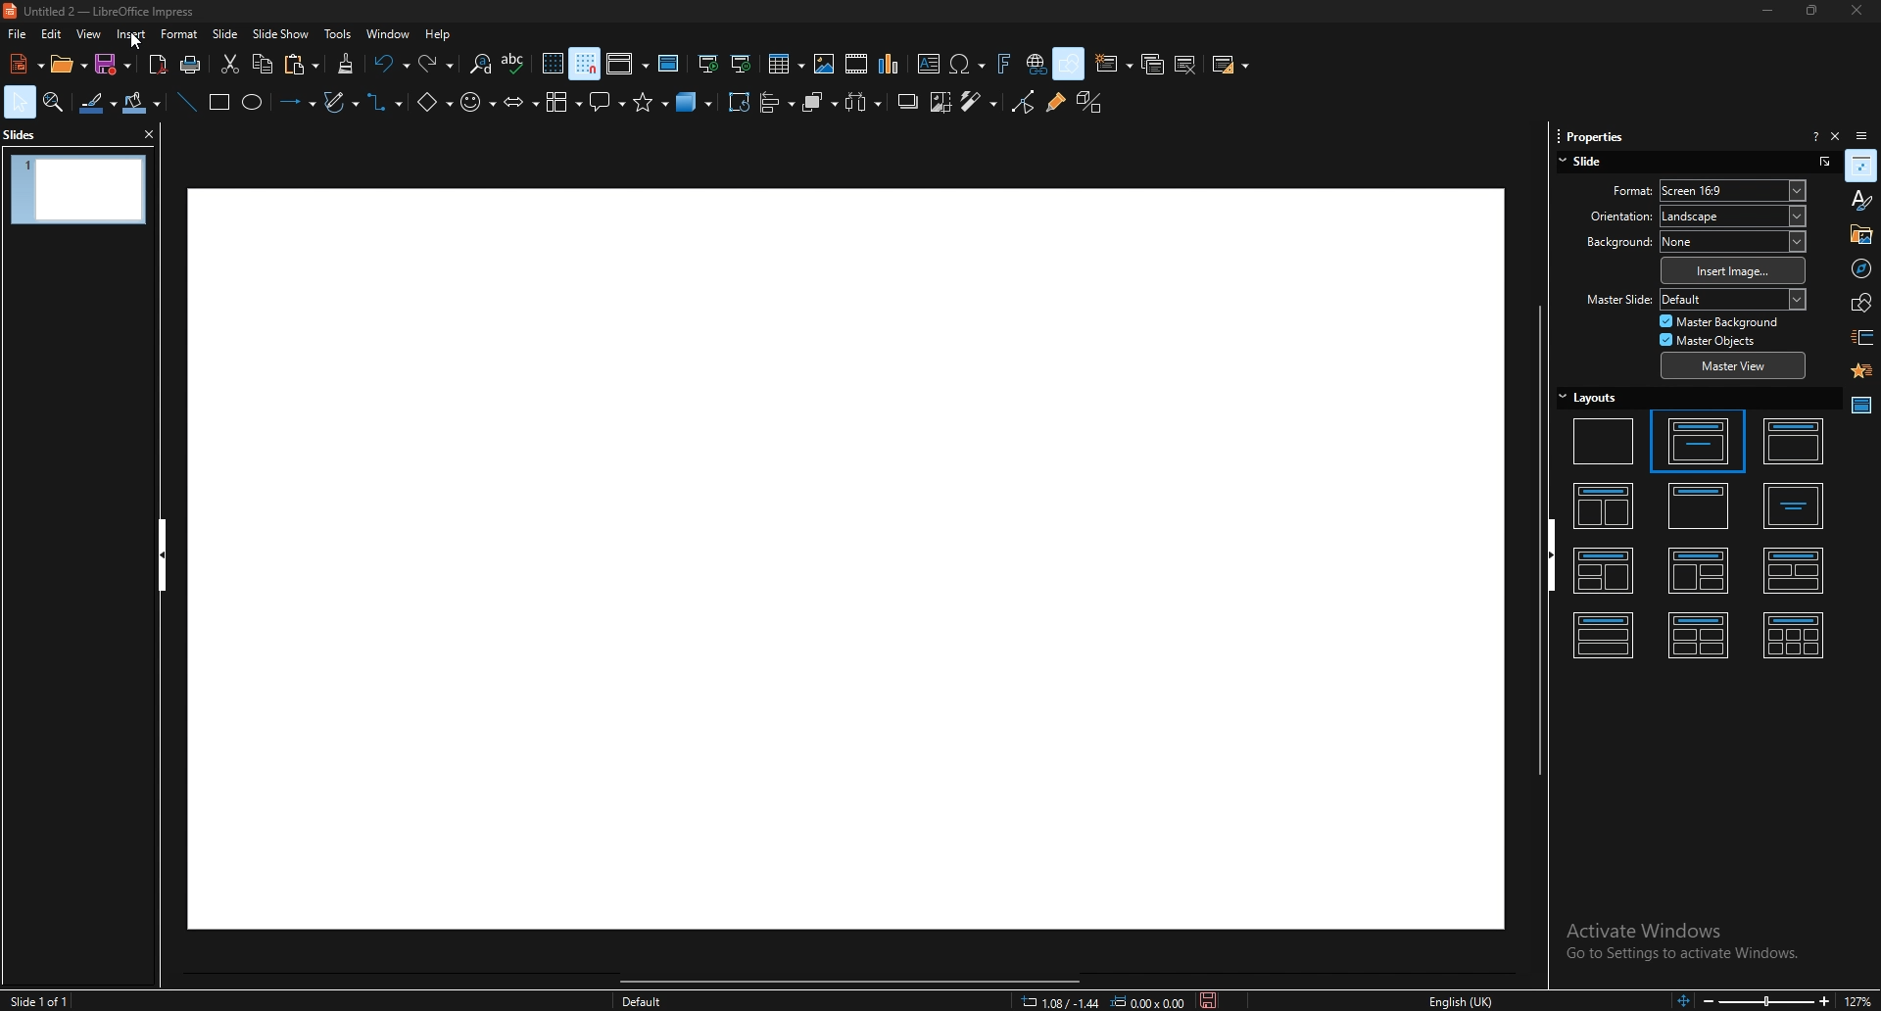 The width and height of the screenshot is (1881, 1011). I want to click on display grid, so click(553, 64).